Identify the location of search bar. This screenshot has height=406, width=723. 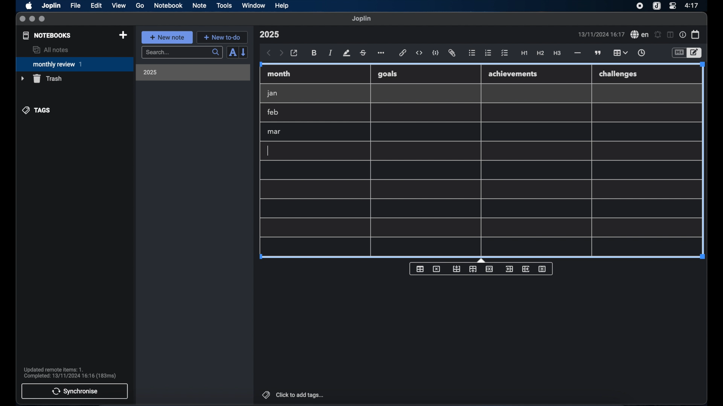
(182, 53).